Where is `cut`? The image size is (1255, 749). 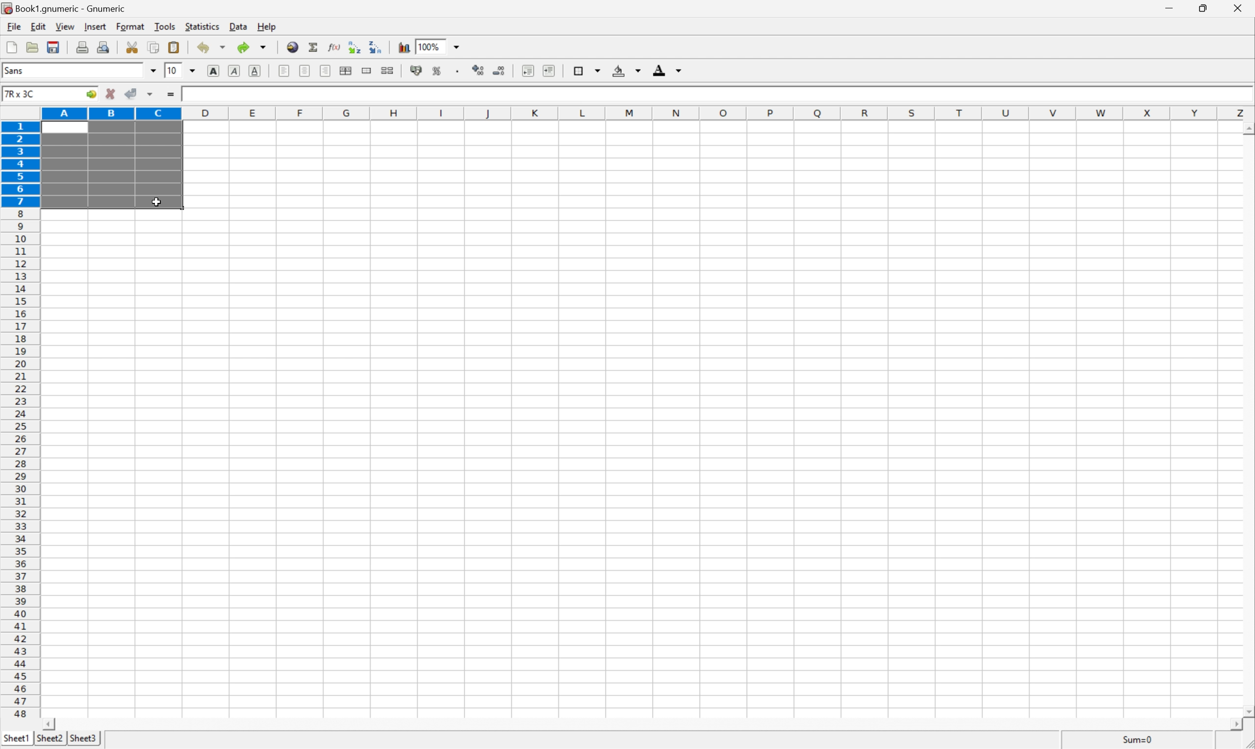
cut is located at coordinates (133, 47).